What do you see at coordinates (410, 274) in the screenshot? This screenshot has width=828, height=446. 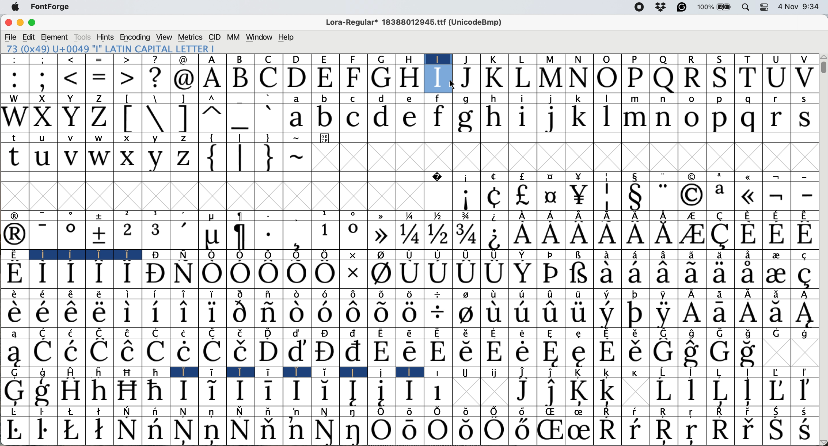 I see `Symbol` at bounding box center [410, 274].